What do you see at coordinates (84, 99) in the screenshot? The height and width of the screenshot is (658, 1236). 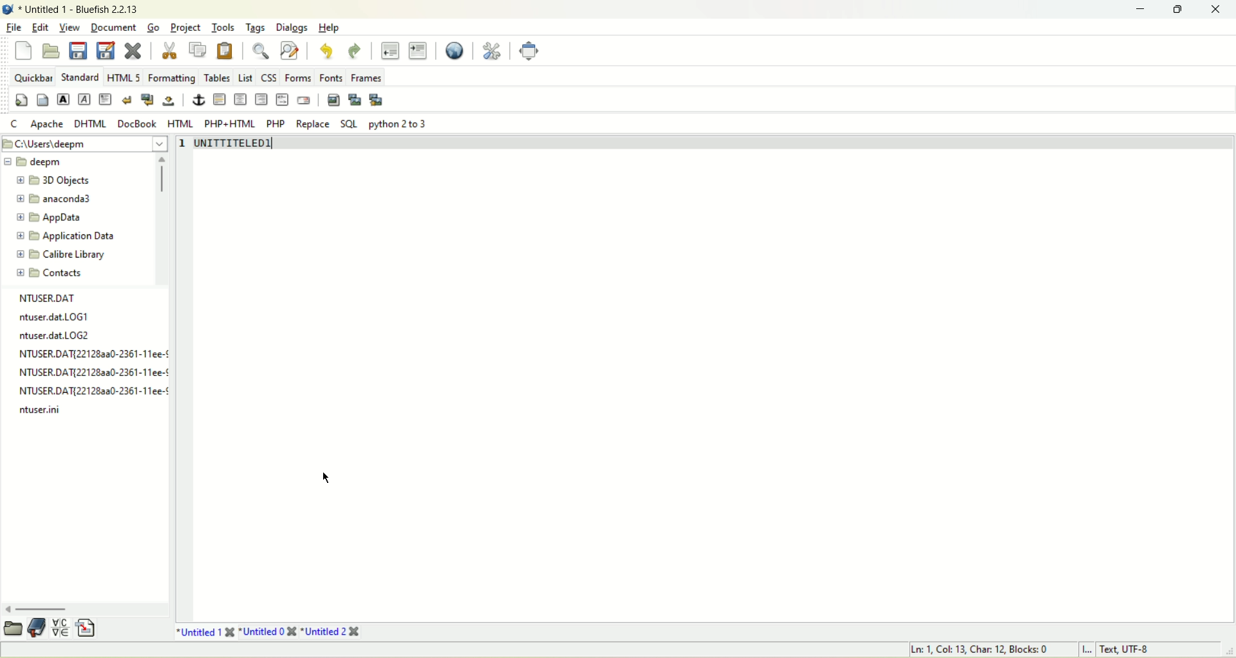 I see `emphasized` at bounding box center [84, 99].